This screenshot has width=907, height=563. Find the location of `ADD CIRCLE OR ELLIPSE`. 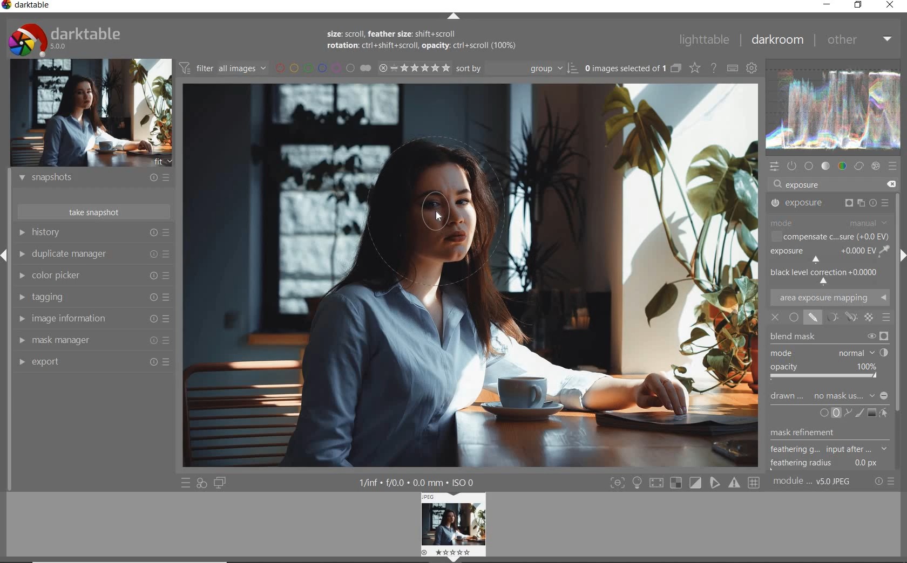

ADD CIRCLE OR ELLIPSE is located at coordinates (830, 414).